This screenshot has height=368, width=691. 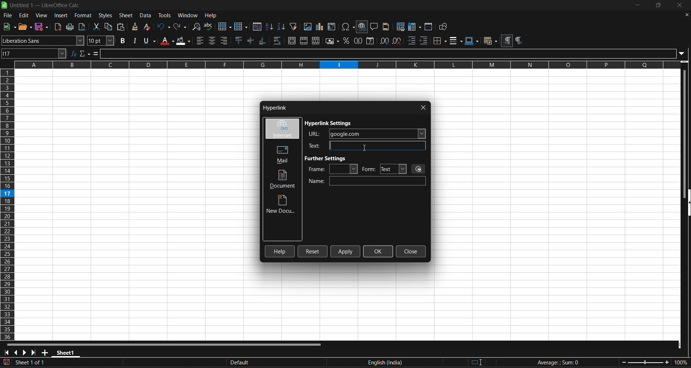 What do you see at coordinates (490, 41) in the screenshot?
I see `conditional` at bounding box center [490, 41].